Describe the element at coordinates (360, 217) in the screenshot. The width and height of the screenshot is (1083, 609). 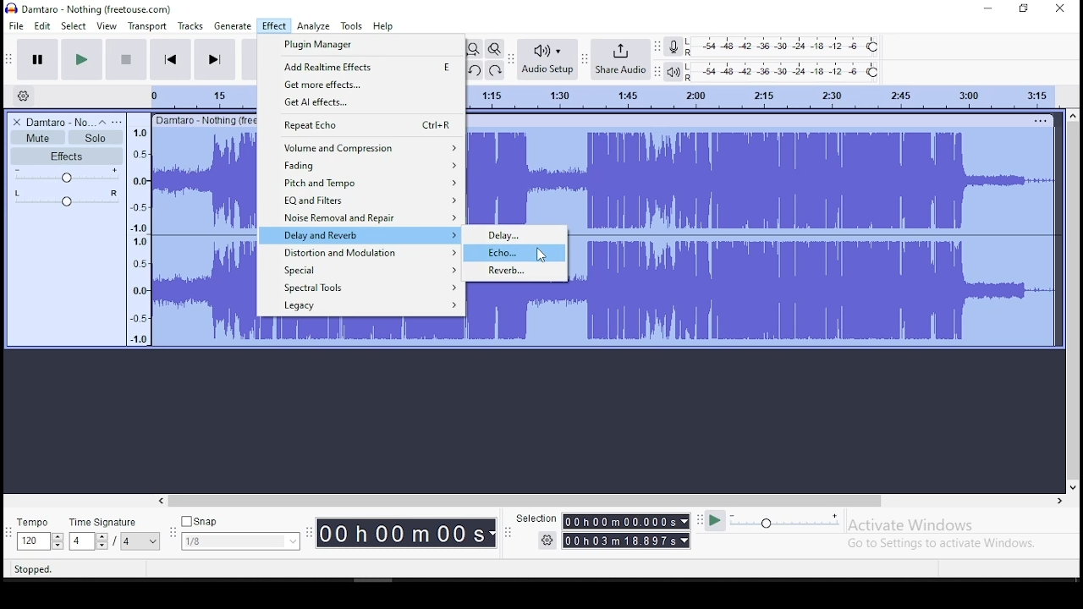
I see `noise removal and repair` at that location.